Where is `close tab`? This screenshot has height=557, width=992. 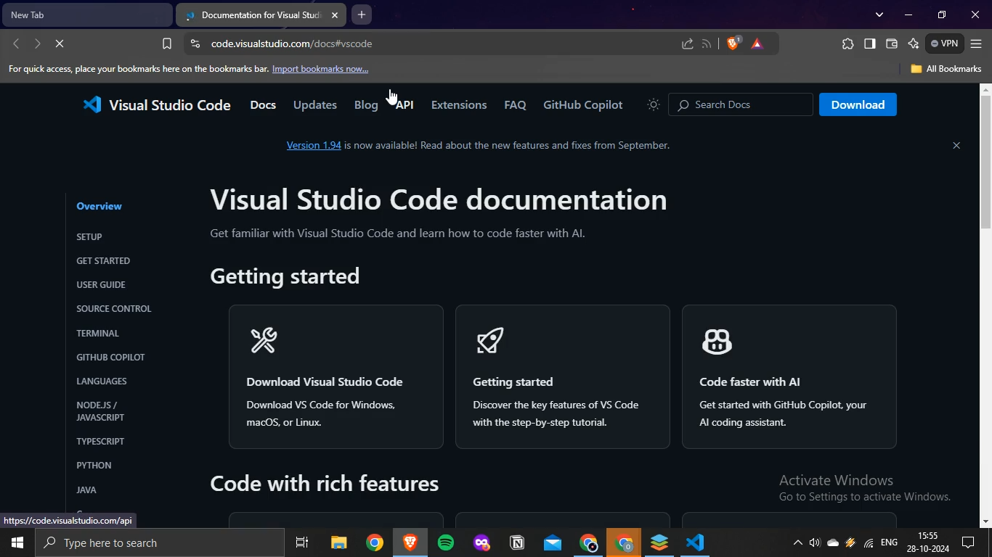
close tab is located at coordinates (335, 15).